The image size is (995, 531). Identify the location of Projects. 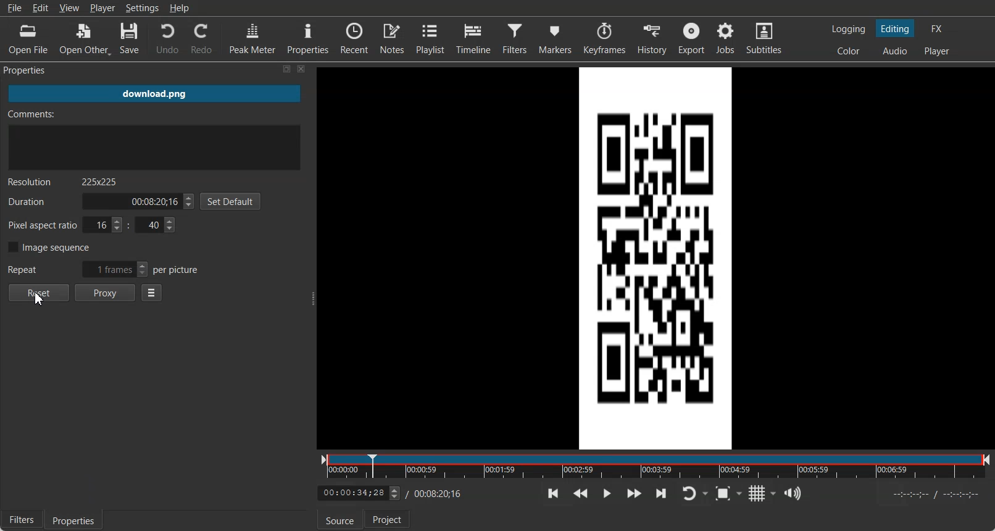
(388, 518).